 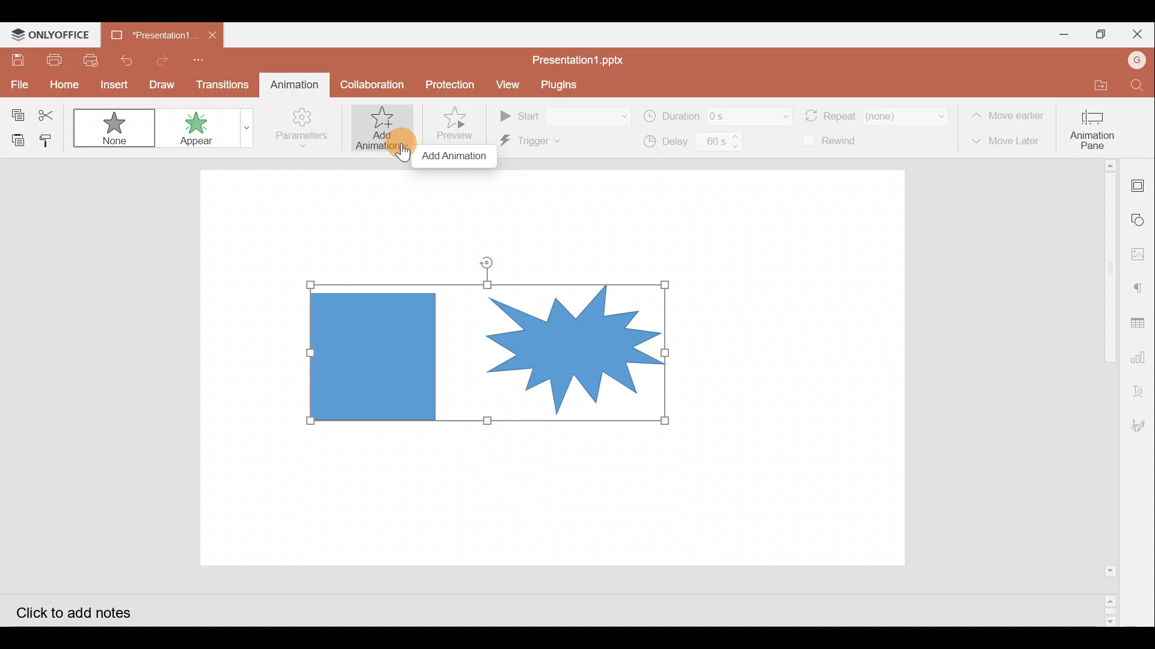 What do you see at coordinates (690, 143) in the screenshot?
I see `Delay` at bounding box center [690, 143].